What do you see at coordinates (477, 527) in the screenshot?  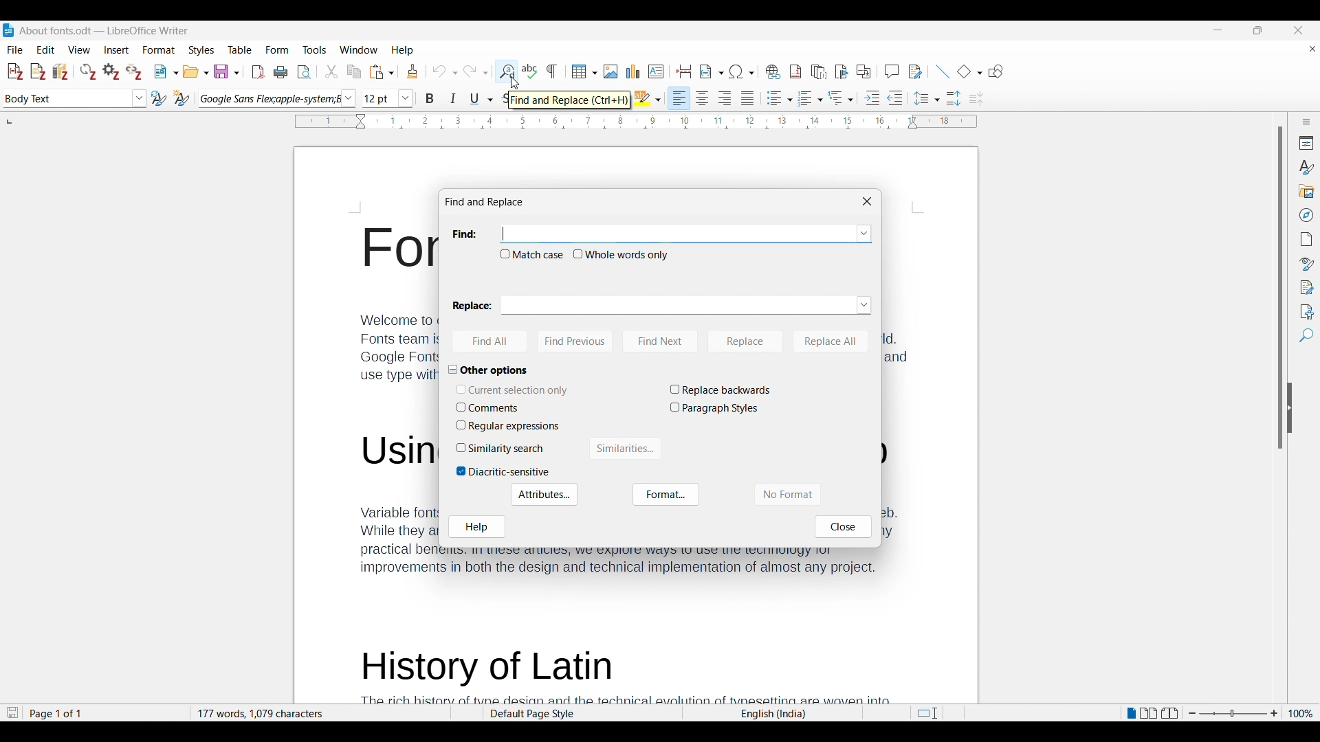 I see `Help` at bounding box center [477, 527].